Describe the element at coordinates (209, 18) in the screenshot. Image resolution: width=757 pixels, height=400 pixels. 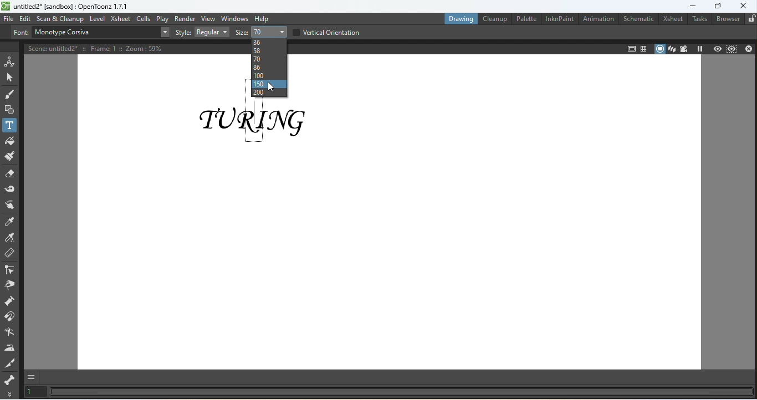
I see `View` at that location.